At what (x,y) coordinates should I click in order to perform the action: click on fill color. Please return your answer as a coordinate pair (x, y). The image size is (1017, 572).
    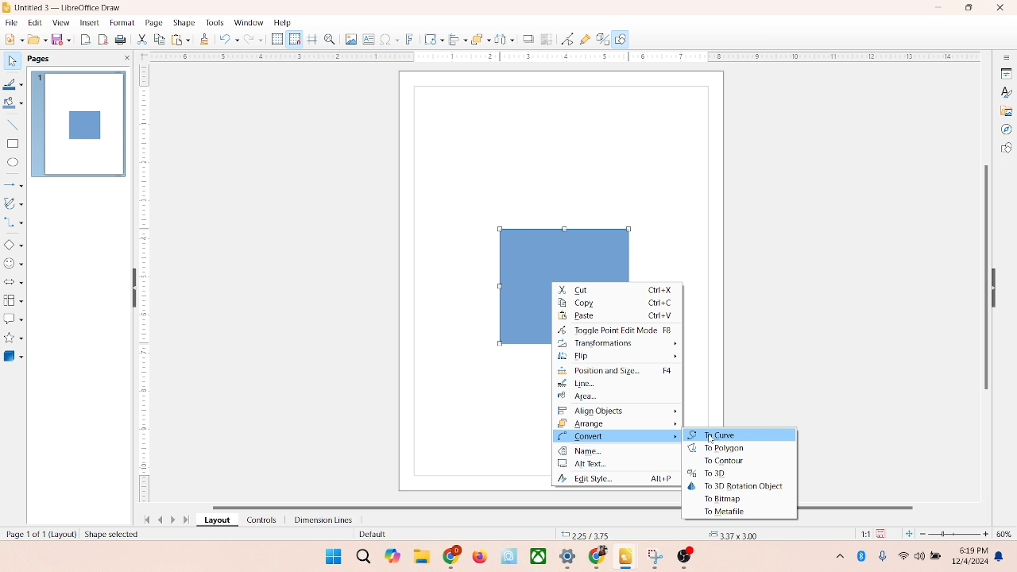
    Looking at the image, I should click on (13, 106).